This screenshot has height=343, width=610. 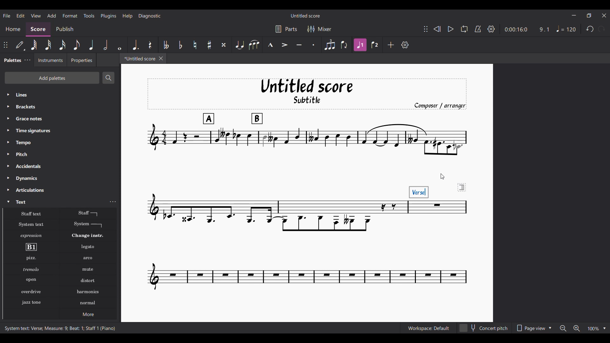 What do you see at coordinates (60, 178) in the screenshot?
I see `Dynamics` at bounding box center [60, 178].